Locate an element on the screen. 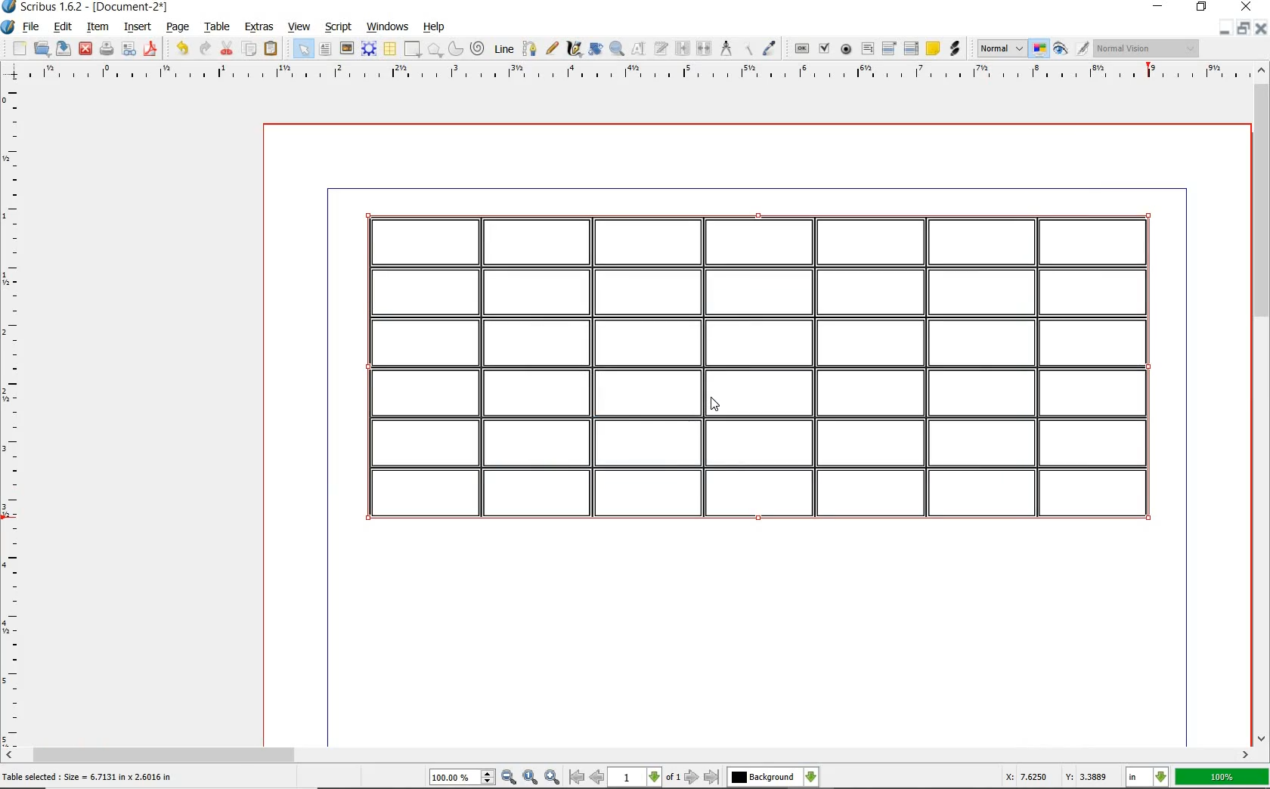 This screenshot has width=1270, height=789. pdf radio button is located at coordinates (847, 50).